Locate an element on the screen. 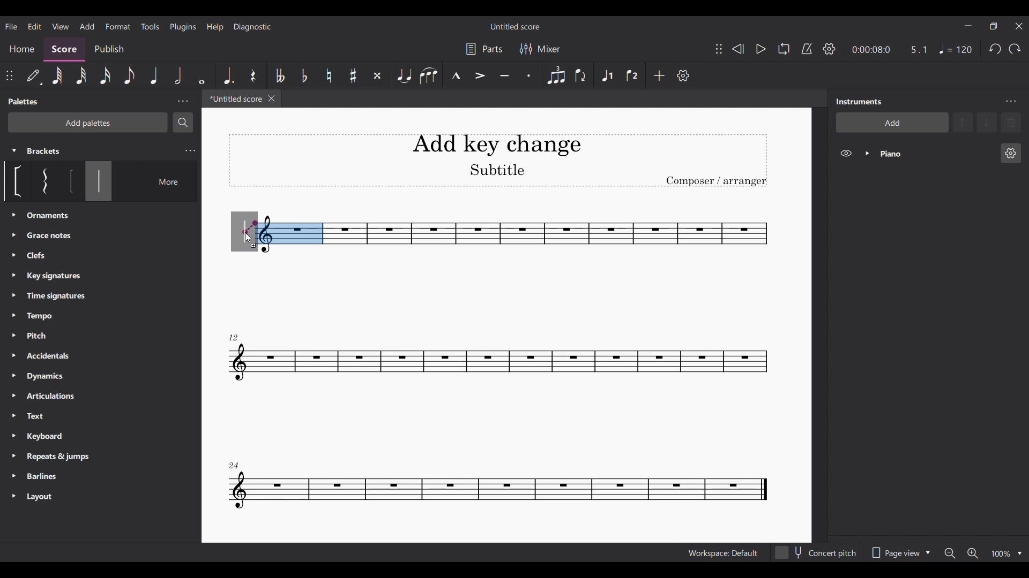 Image resolution: width=1029 pixels, height=578 pixels. Parts is located at coordinates (484, 49).